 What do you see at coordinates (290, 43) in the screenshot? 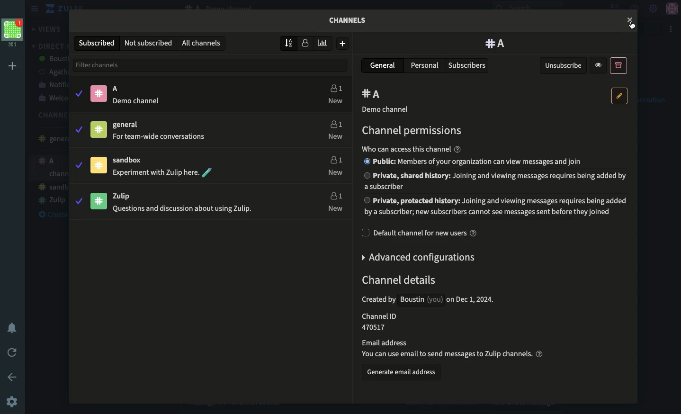
I see `Sort by name` at bounding box center [290, 43].